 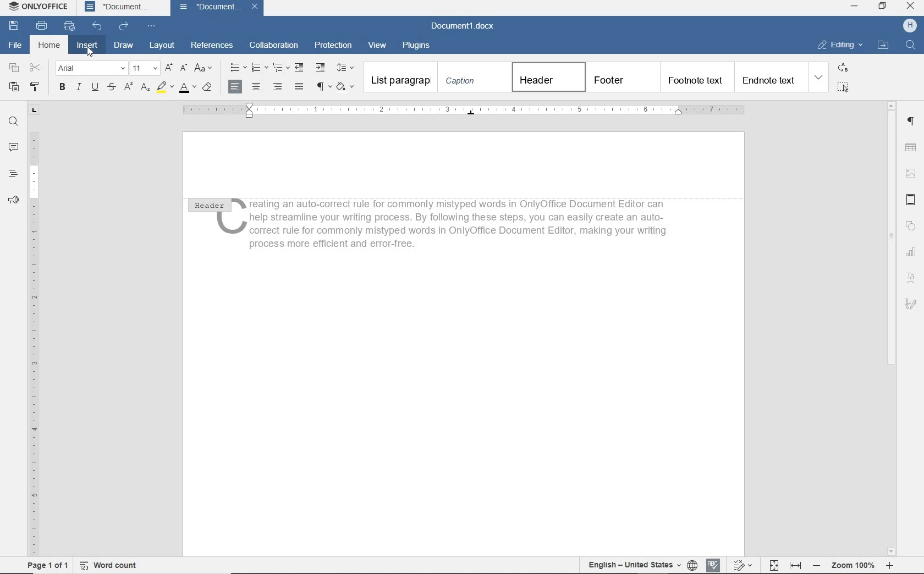 What do you see at coordinates (333, 45) in the screenshot?
I see `PROTECTION` at bounding box center [333, 45].